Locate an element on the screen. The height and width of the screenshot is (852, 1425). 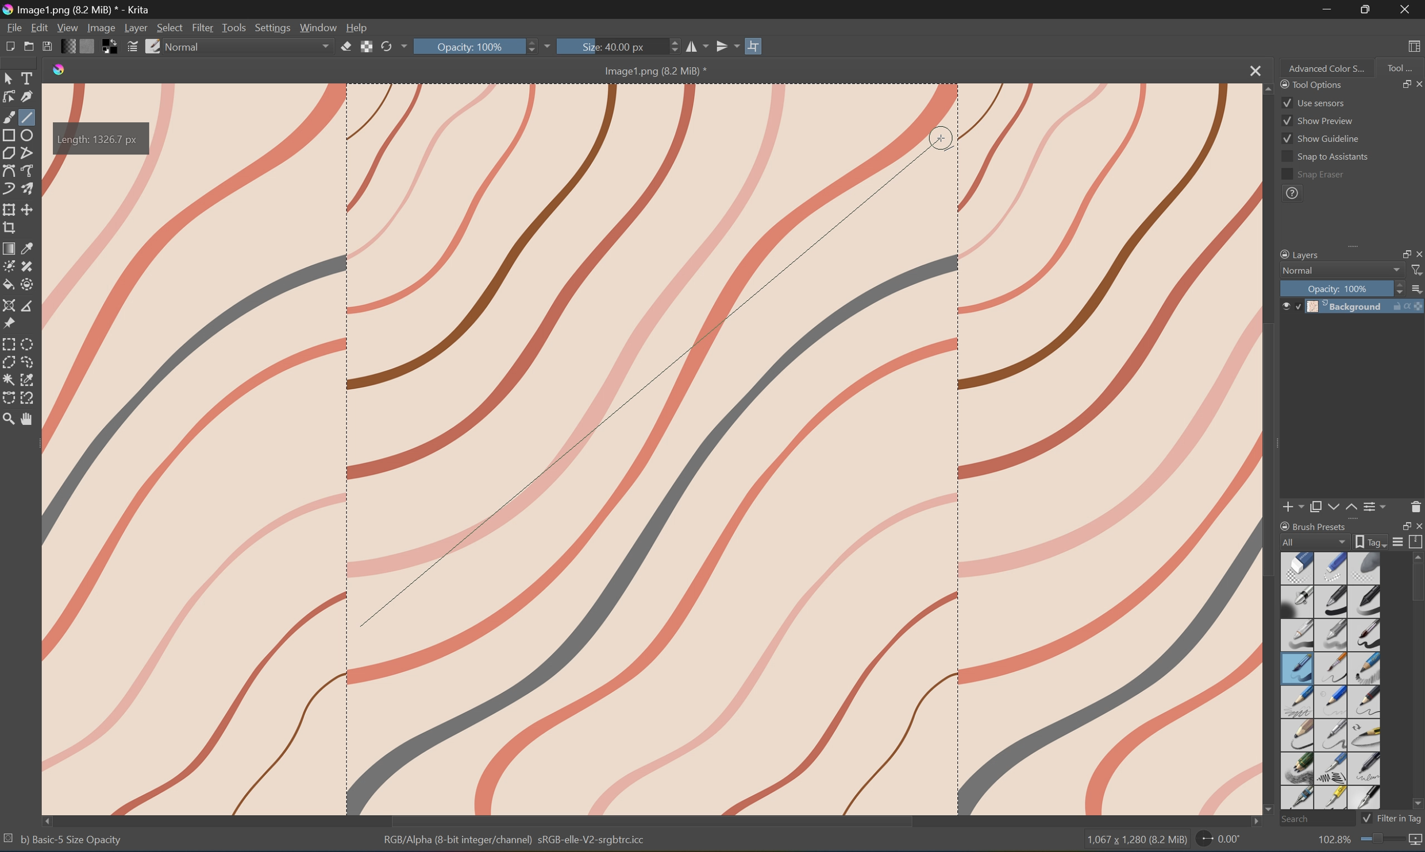
Sample a color from an image or area is located at coordinates (29, 246).